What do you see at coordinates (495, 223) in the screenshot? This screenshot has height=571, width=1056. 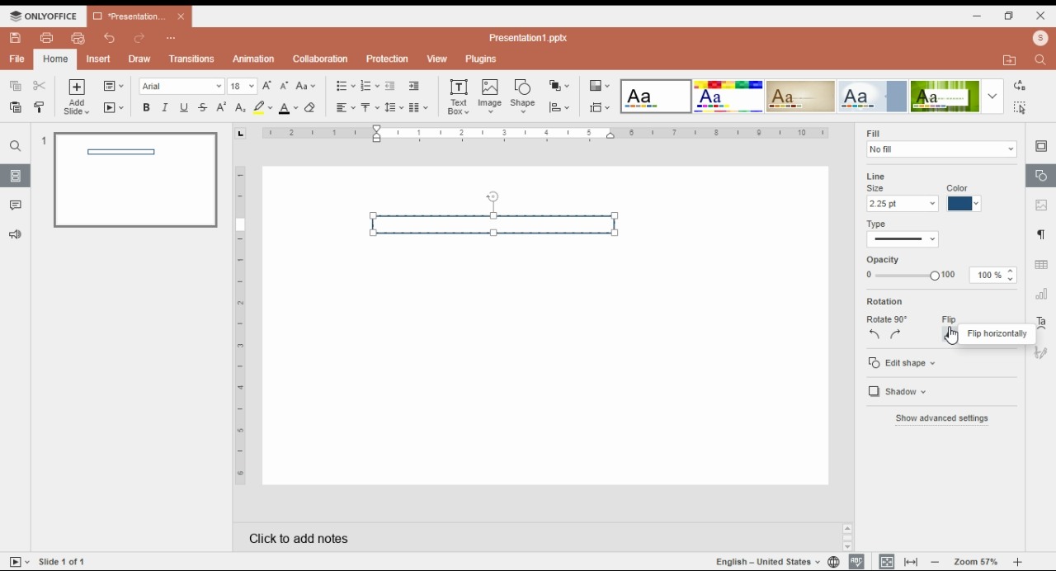 I see `textbox with border` at bounding box center [495, 223].